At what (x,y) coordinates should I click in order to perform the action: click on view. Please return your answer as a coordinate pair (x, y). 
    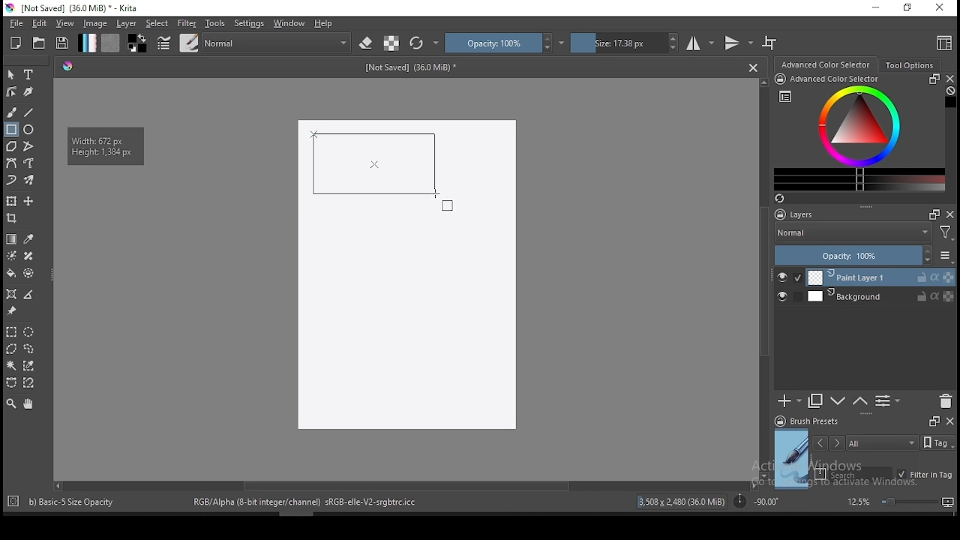
    Looking at the image, I should click on (64, 23).